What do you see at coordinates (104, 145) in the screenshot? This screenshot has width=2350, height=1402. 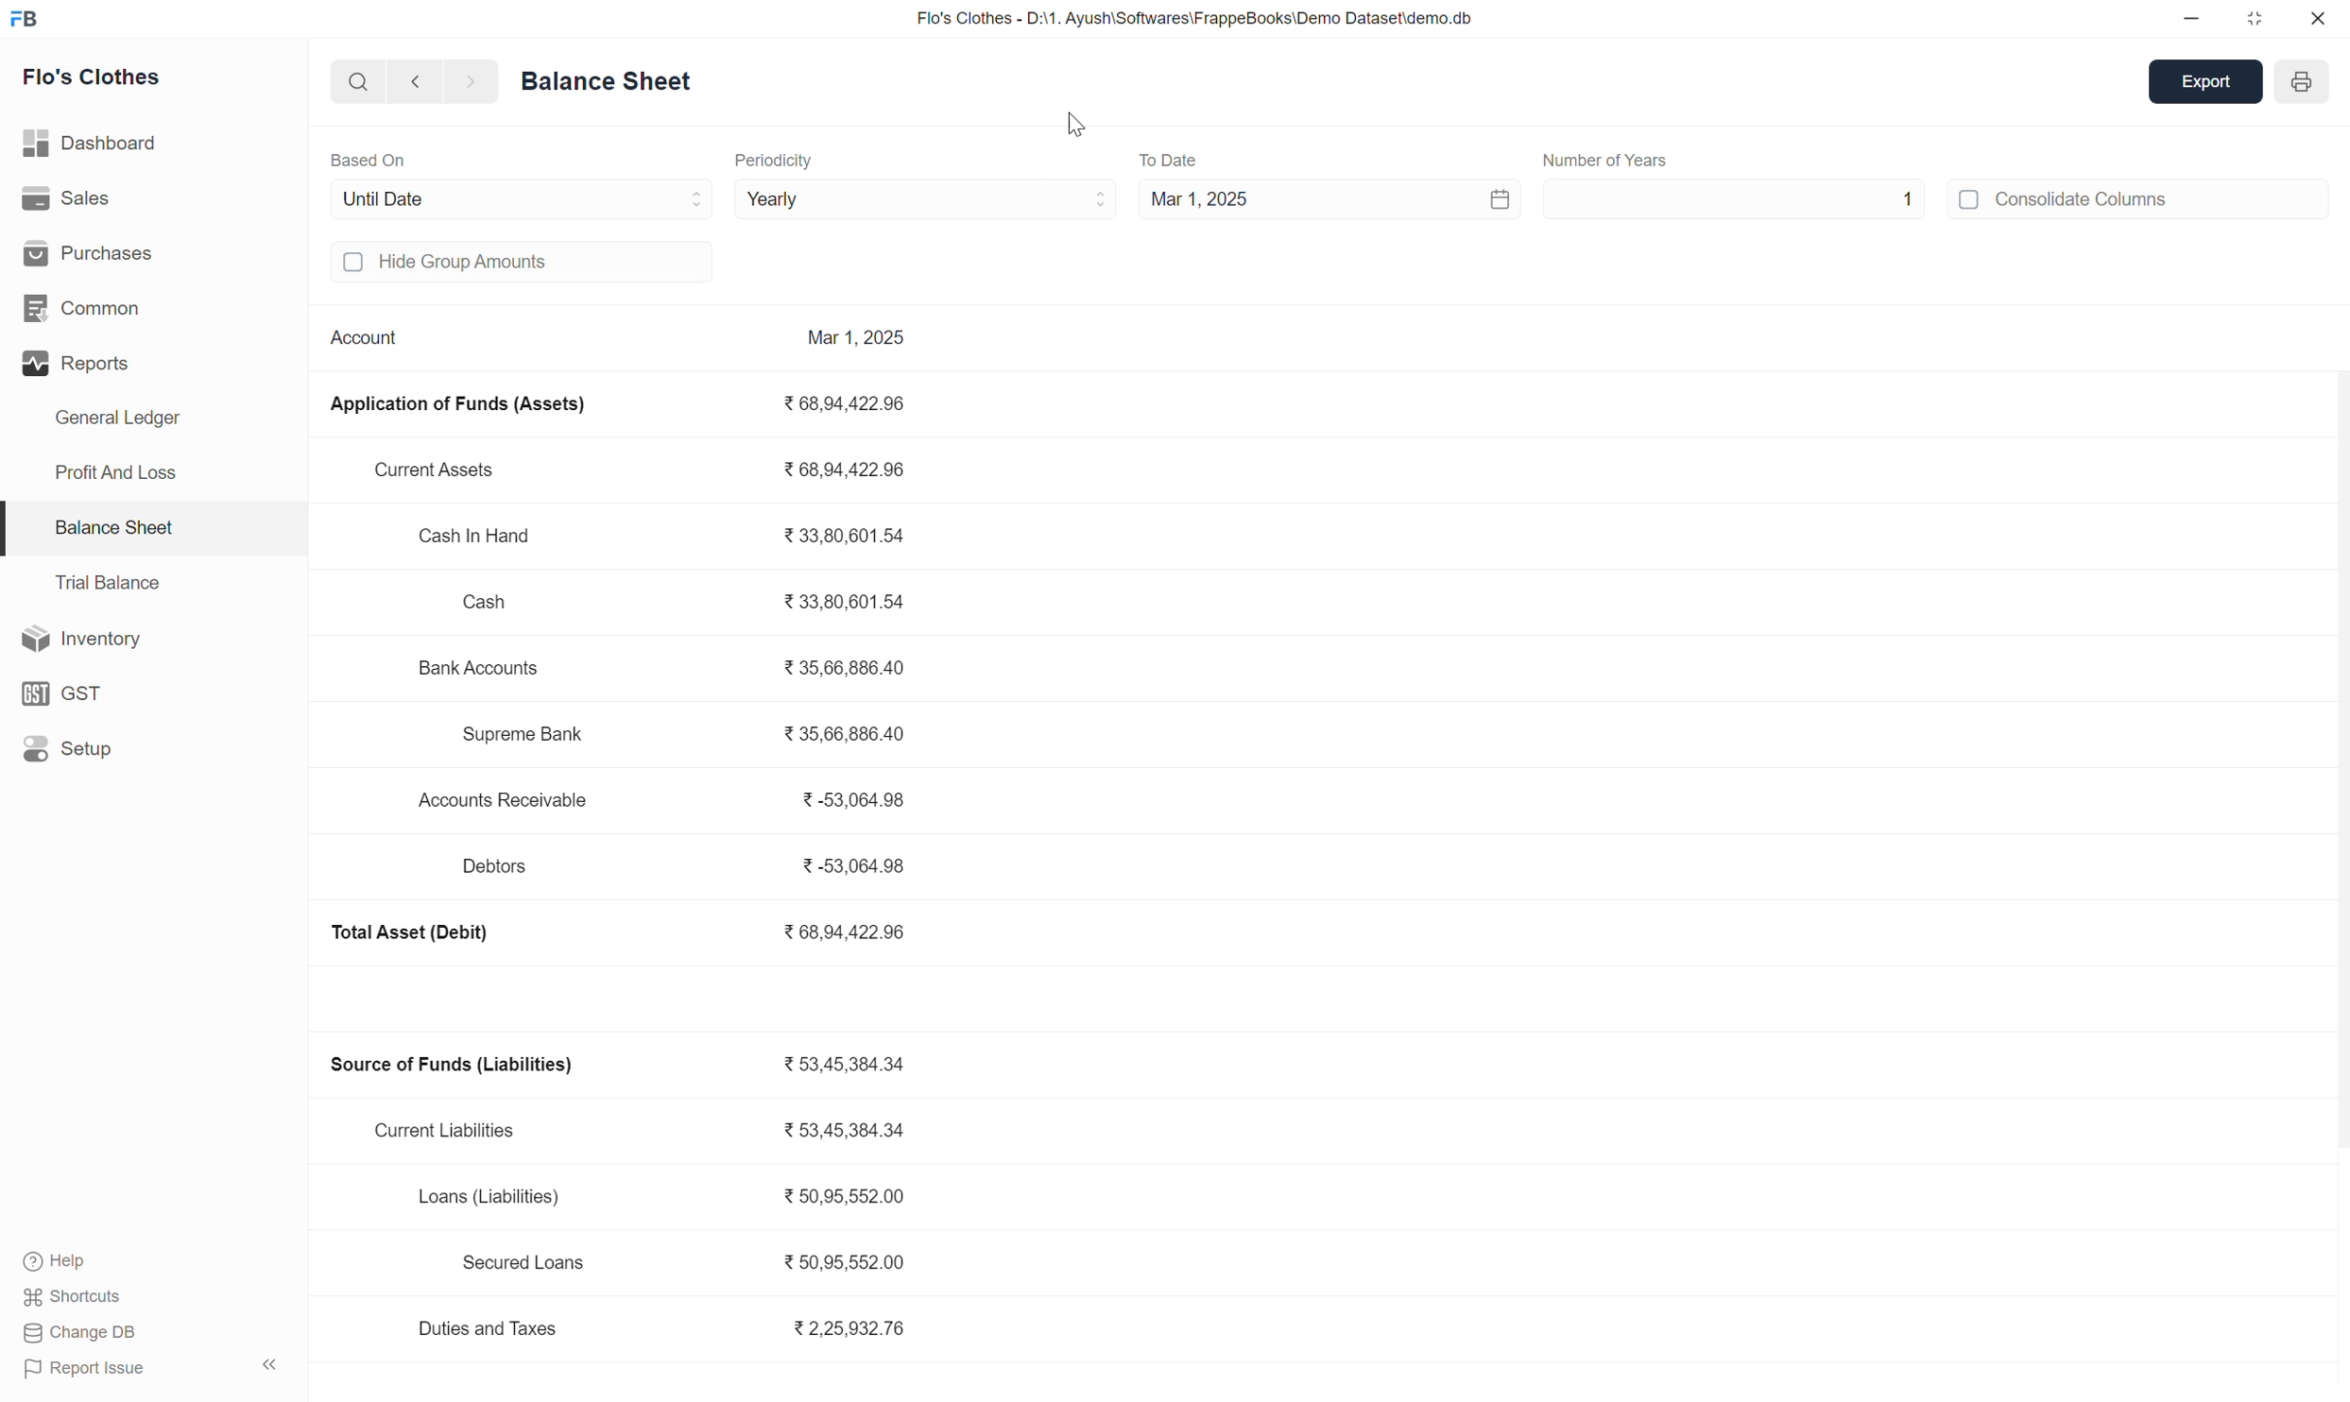 I see ` Dashboard` at bounding box center [104, 145].